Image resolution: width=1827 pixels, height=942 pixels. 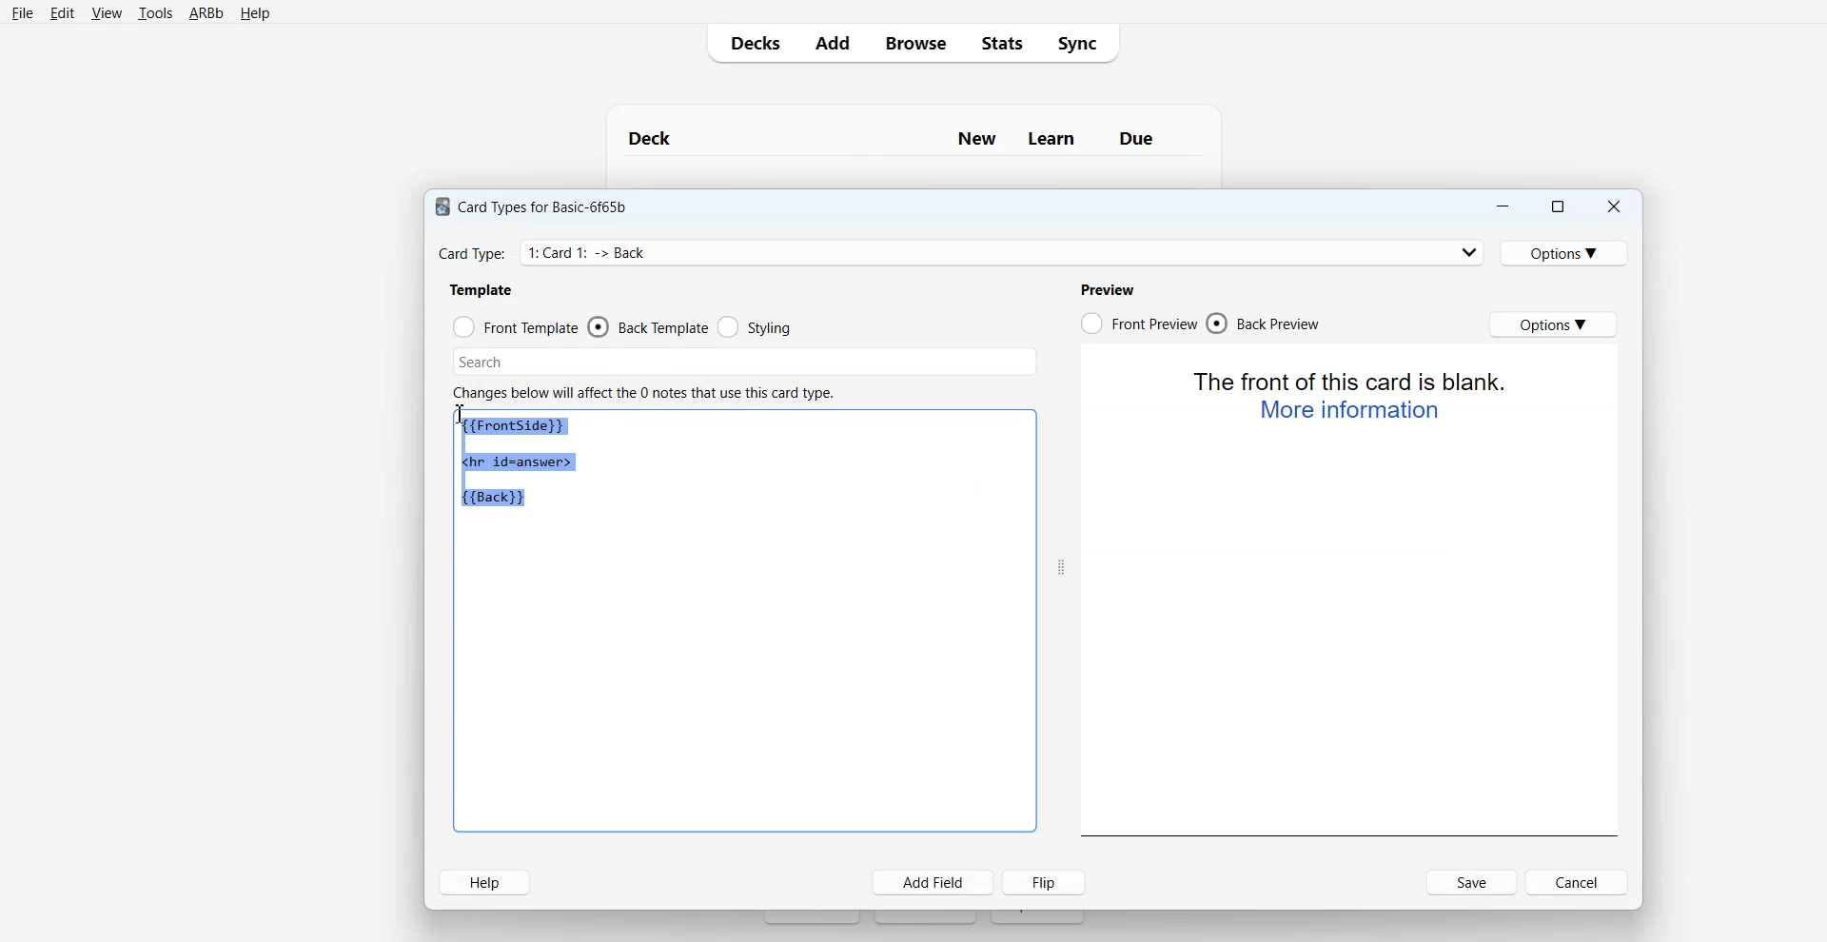 What do you see at coordinates (751, 43) in the screenshot?
I see `Decks` at bounding box center [751, 43].